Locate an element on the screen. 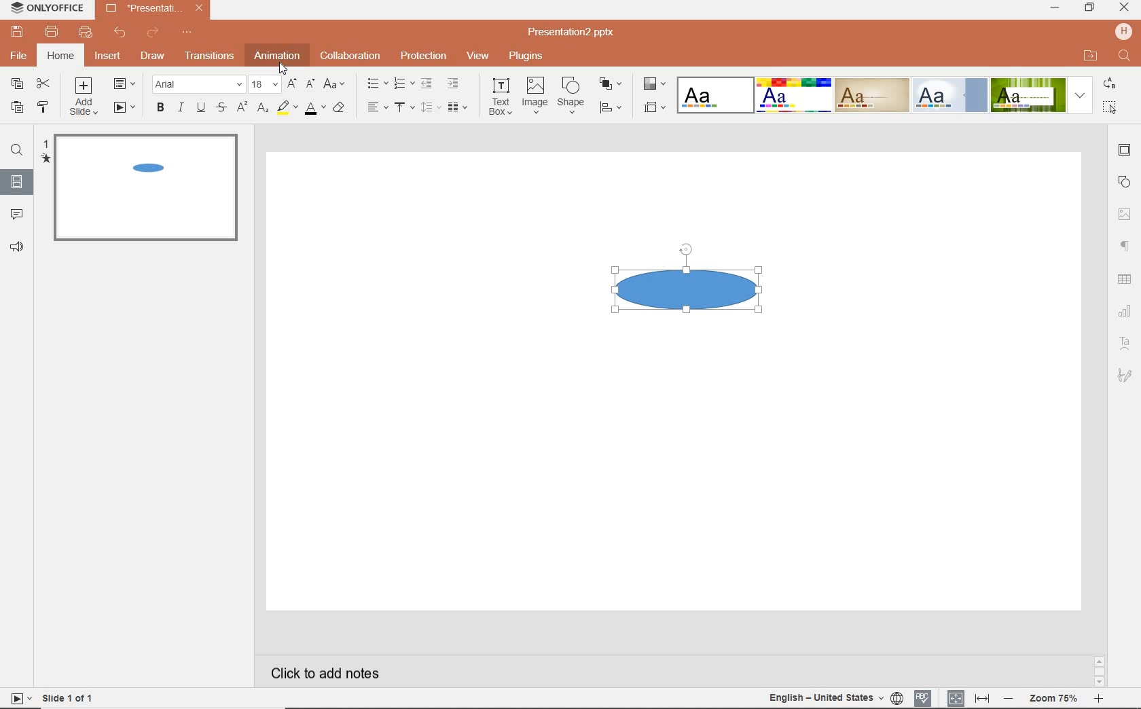 The width and height of the screenshot is (1141, 709). animation is located at coordinates (278, 55).